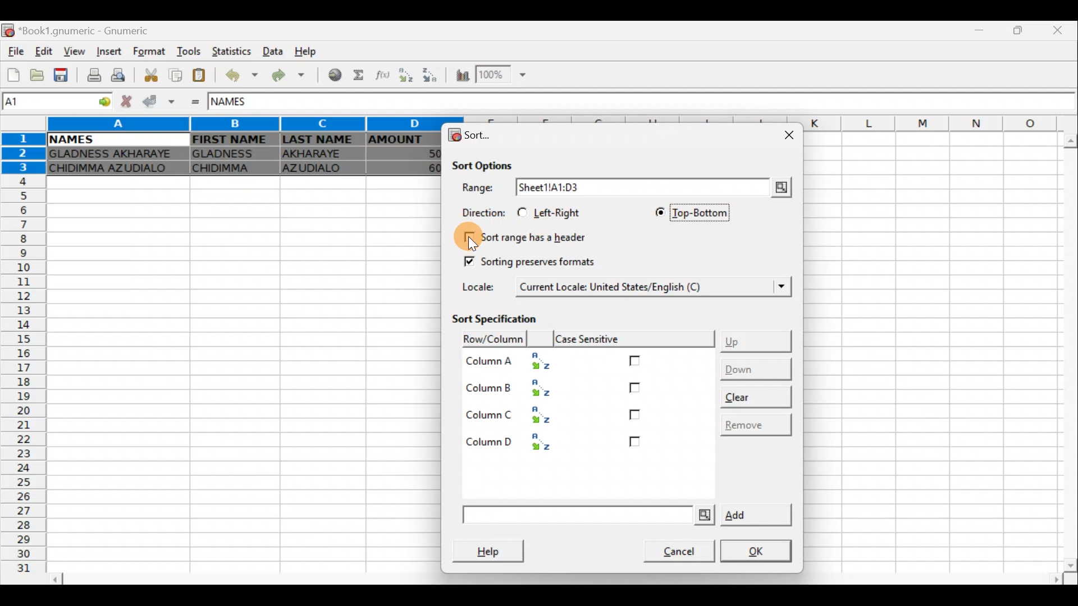 The width and height of the screenshot is (1078, 606). I want to click on Insert chart, so click(462, 75).